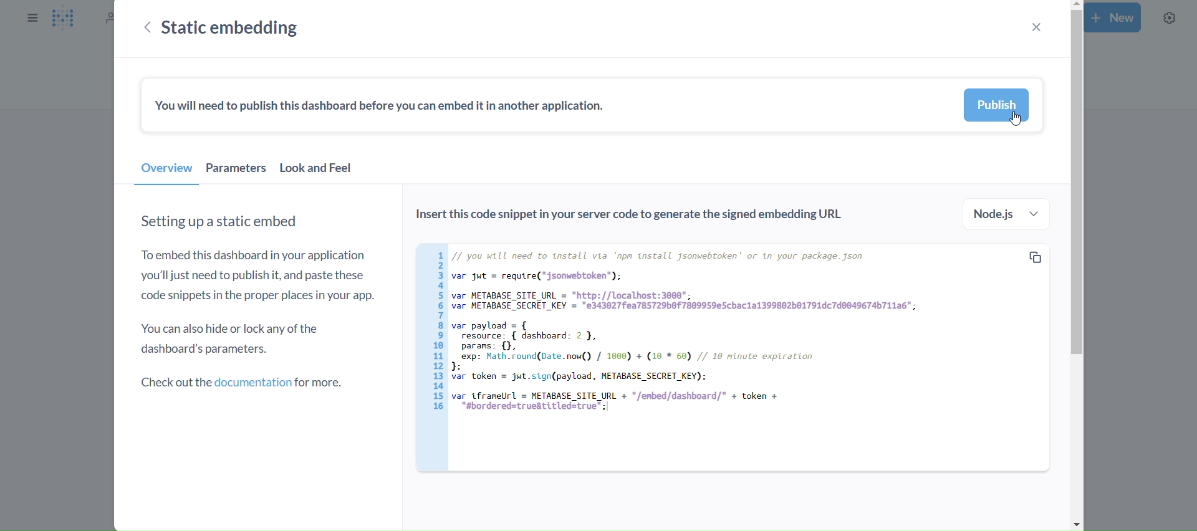 This screenshot has height=531, width=1197. What do you see at coordinates (1074, 265) in the screenshot?
I see `vertical scroll bar` at bounding box center [1074, 265].